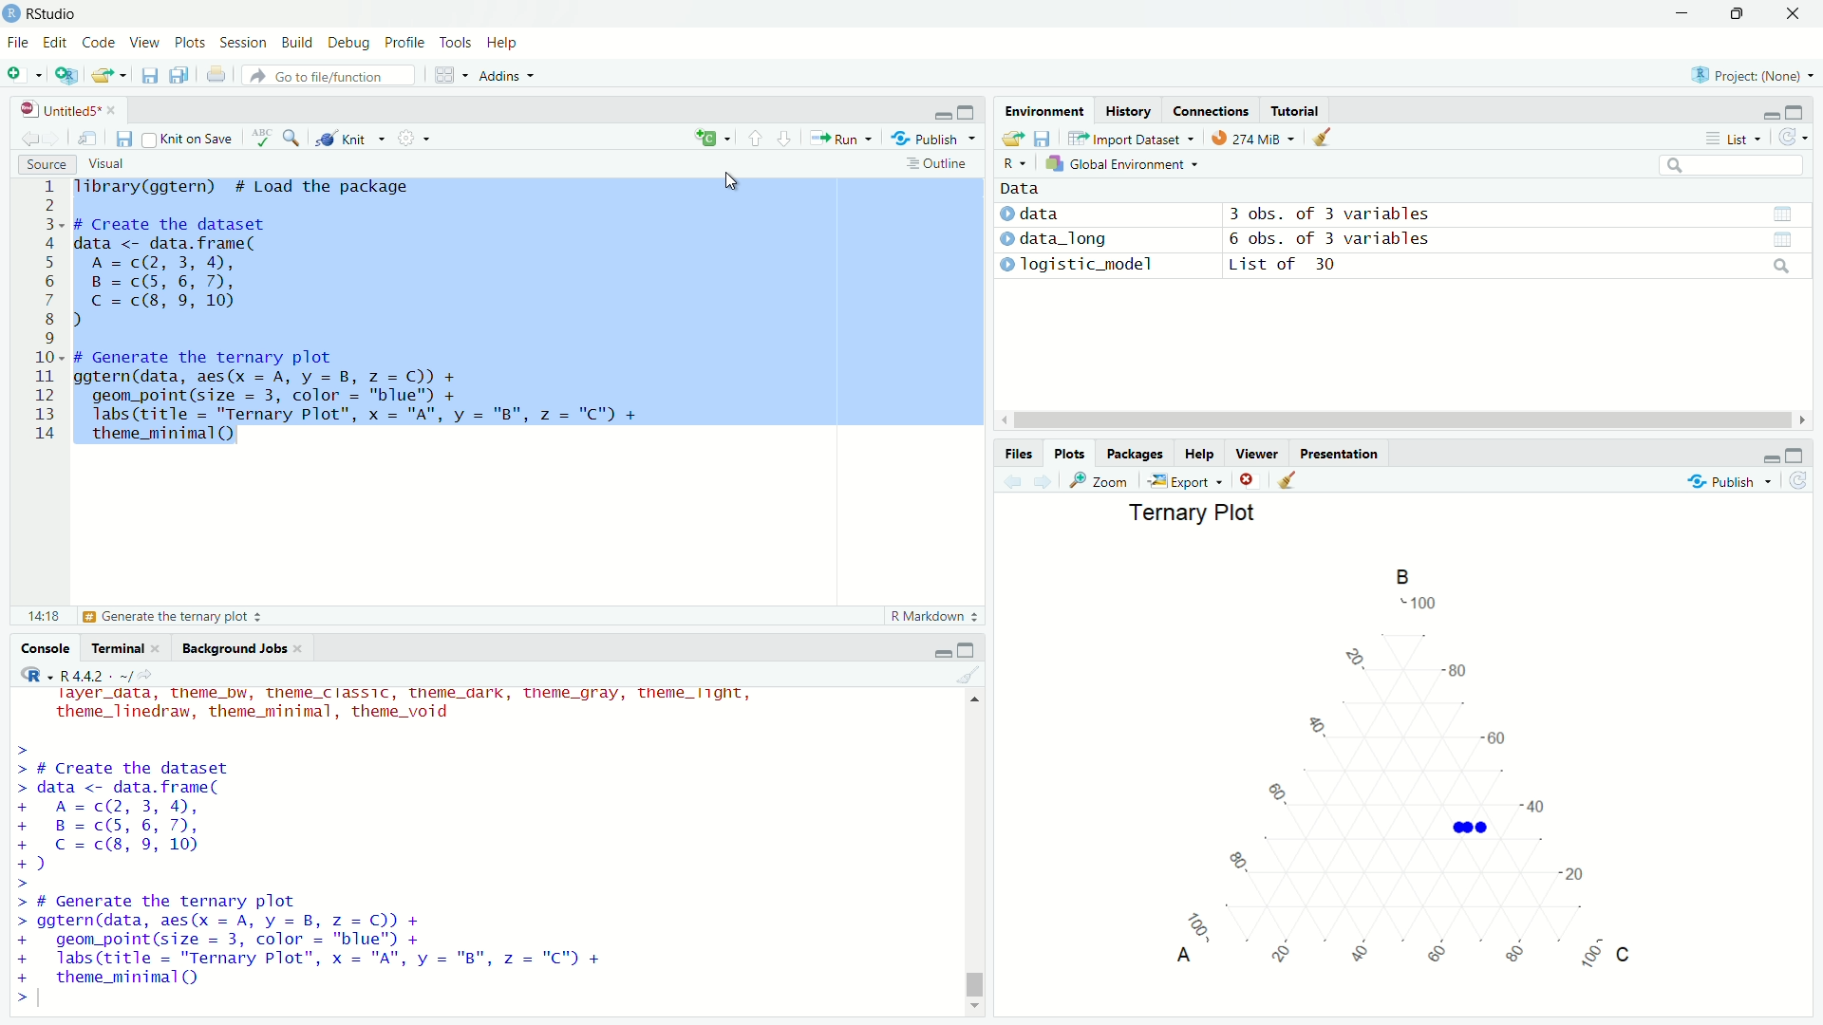  I want to click on Tutorial, so click(1297, 109).